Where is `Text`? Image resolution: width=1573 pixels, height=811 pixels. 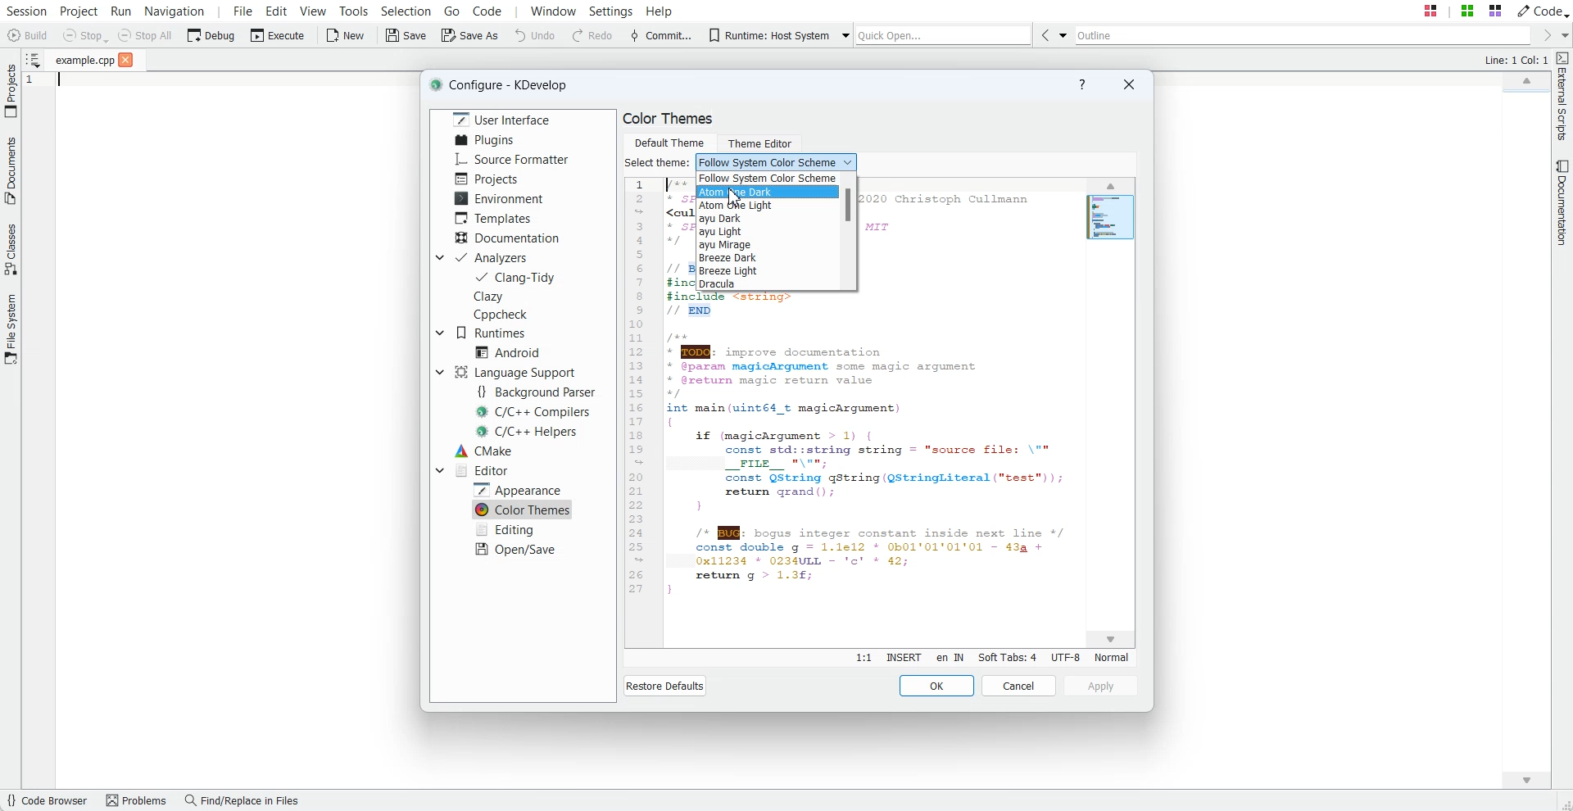
Text is located at coordinates (855, 471).